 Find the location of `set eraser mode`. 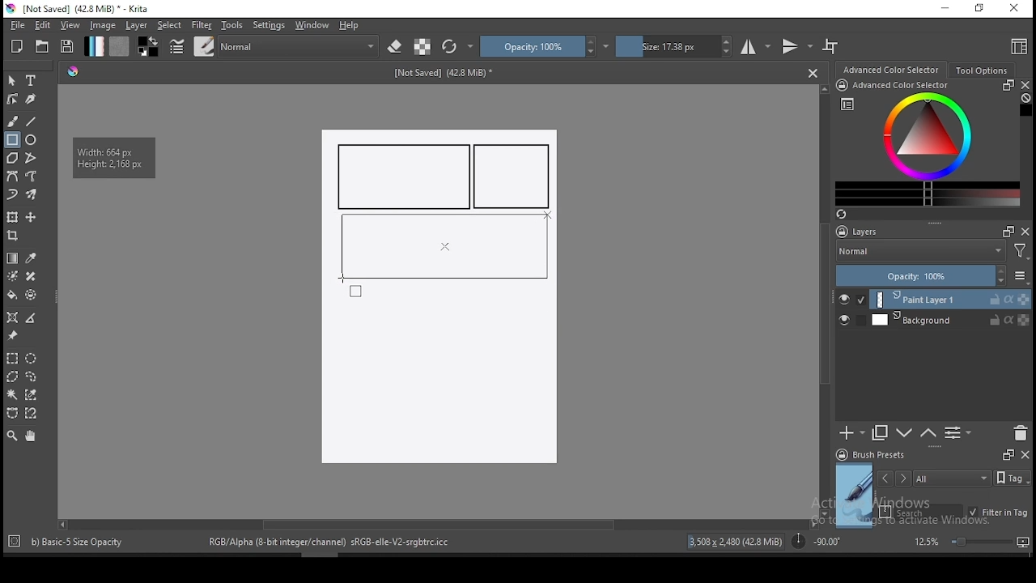

set eraser mode is located at coordinates (397, 47).